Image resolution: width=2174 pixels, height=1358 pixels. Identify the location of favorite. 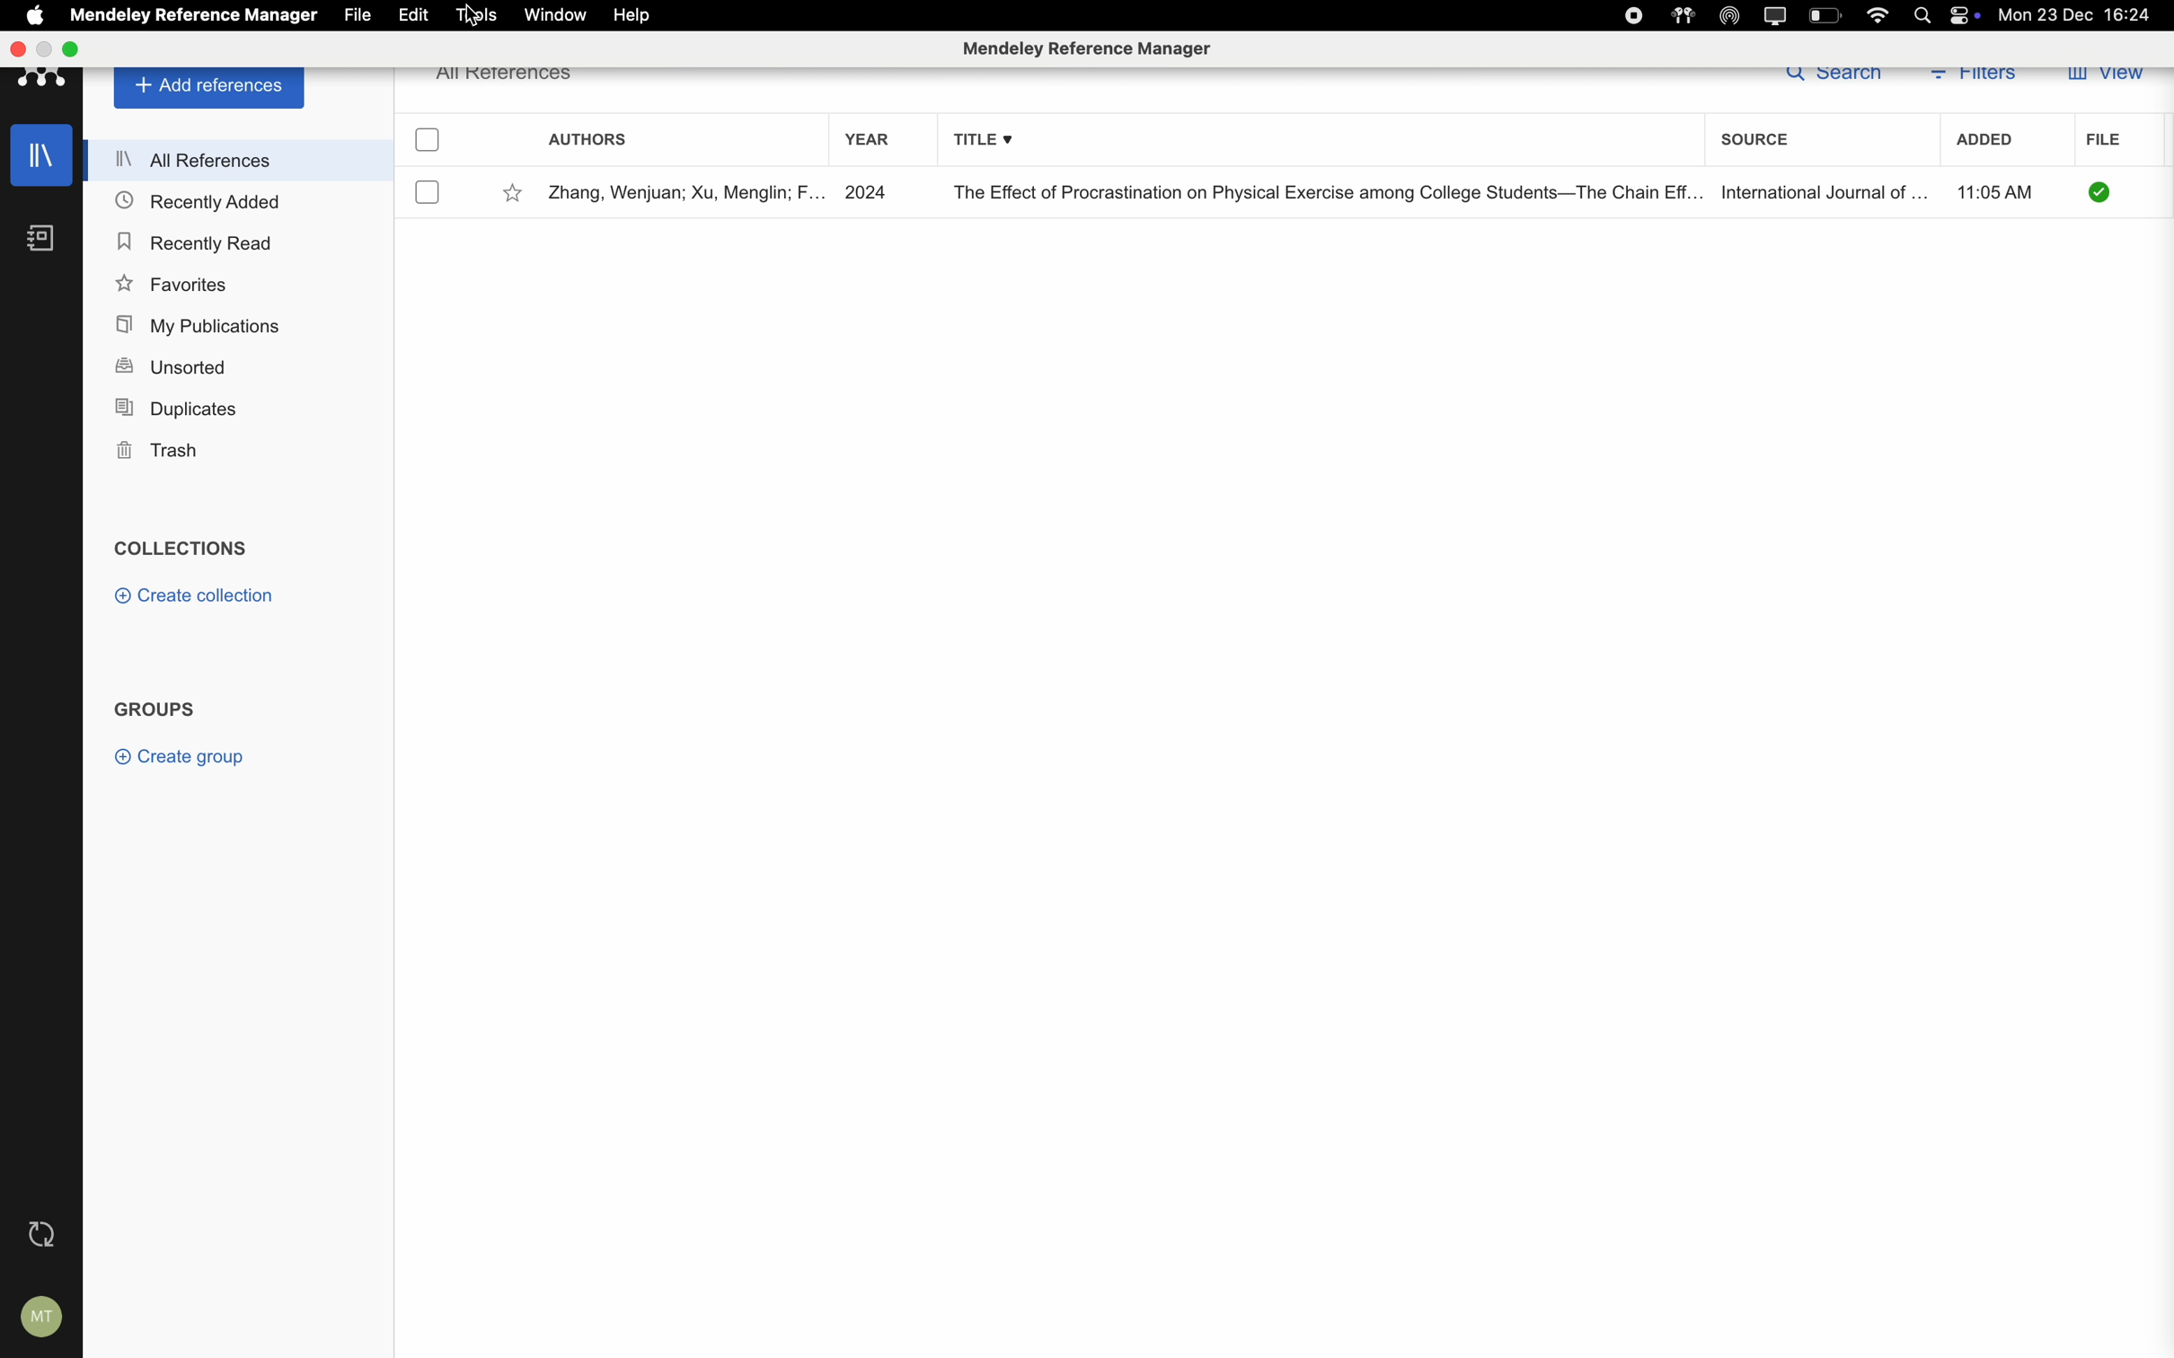
(512, 192).